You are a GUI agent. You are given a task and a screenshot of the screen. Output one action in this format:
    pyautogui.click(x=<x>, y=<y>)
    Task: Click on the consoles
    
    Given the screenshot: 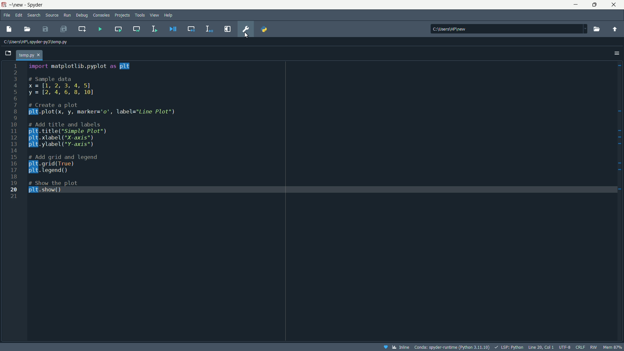 What is the action you would take?
    pyautogui.click(x=102, y=15)
    